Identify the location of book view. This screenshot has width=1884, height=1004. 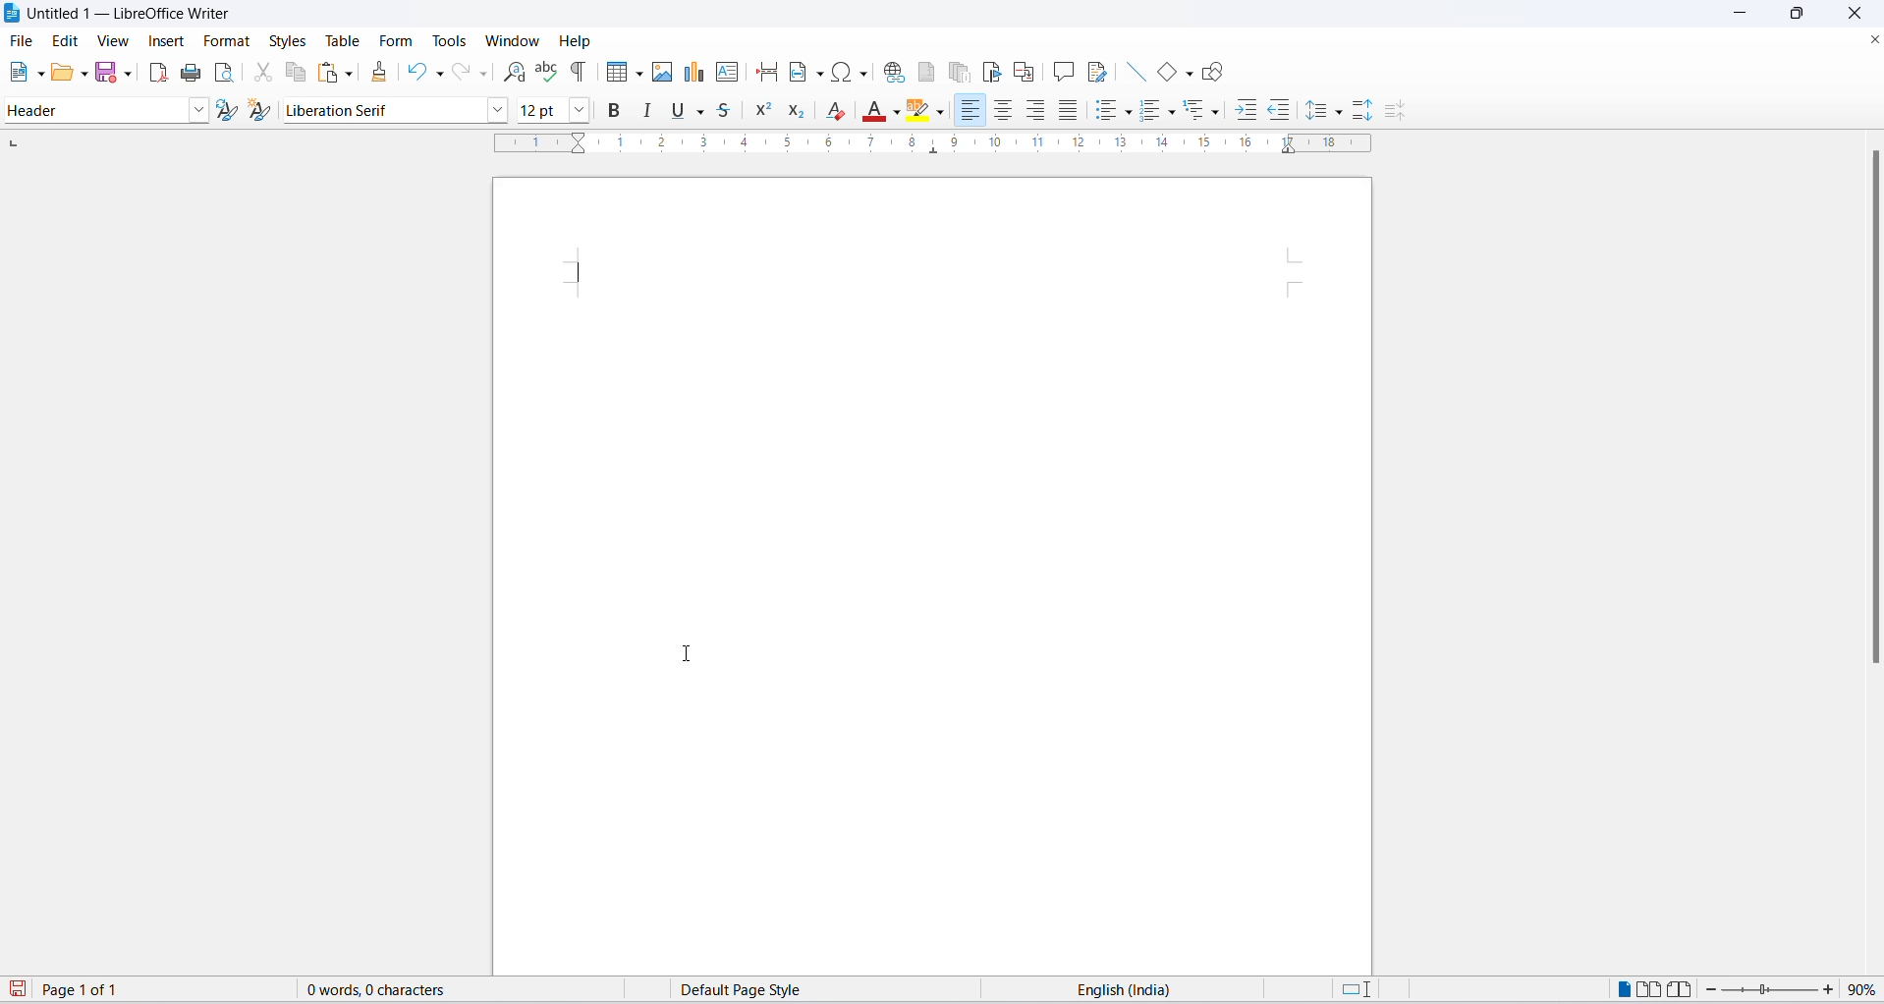
(1678, 989).